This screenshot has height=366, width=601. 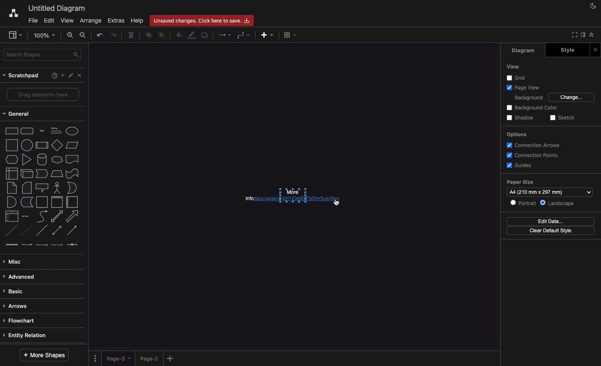 I want to click on Basic, so click(x=15, y=292).